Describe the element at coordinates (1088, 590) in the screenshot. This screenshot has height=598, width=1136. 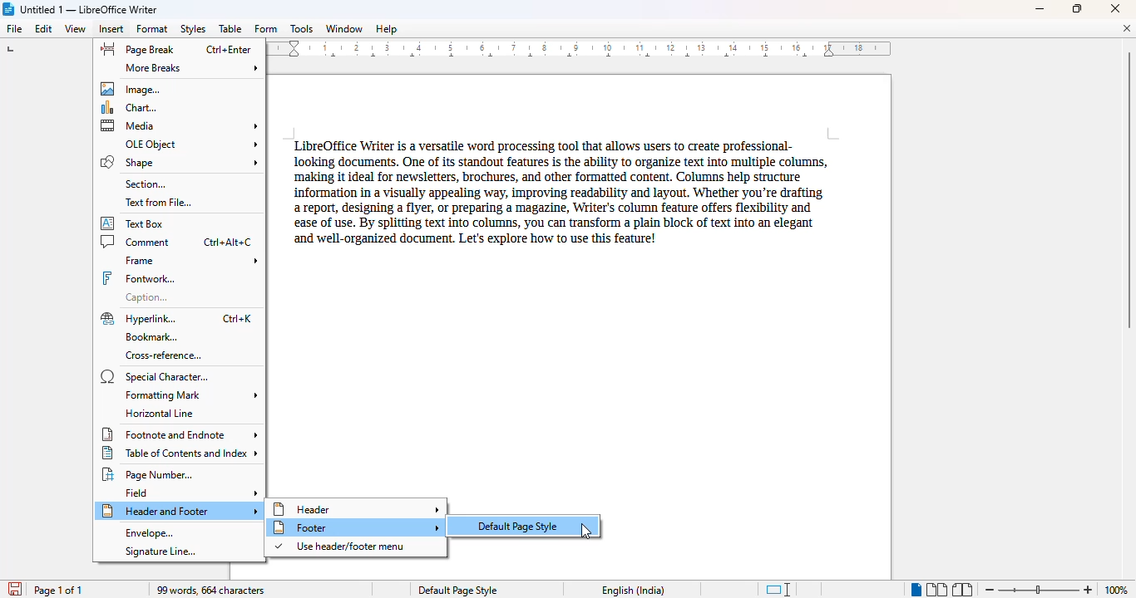
I see `zoom in` at that location.